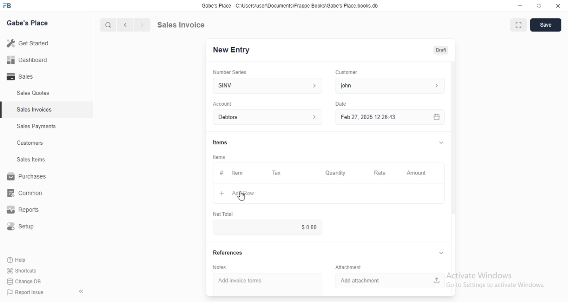 The image size is (568, 302). Describe the element at coordinates (367, 118) in the screenshot. I see `Feb27, 2025 12:26:43 ` at that location.